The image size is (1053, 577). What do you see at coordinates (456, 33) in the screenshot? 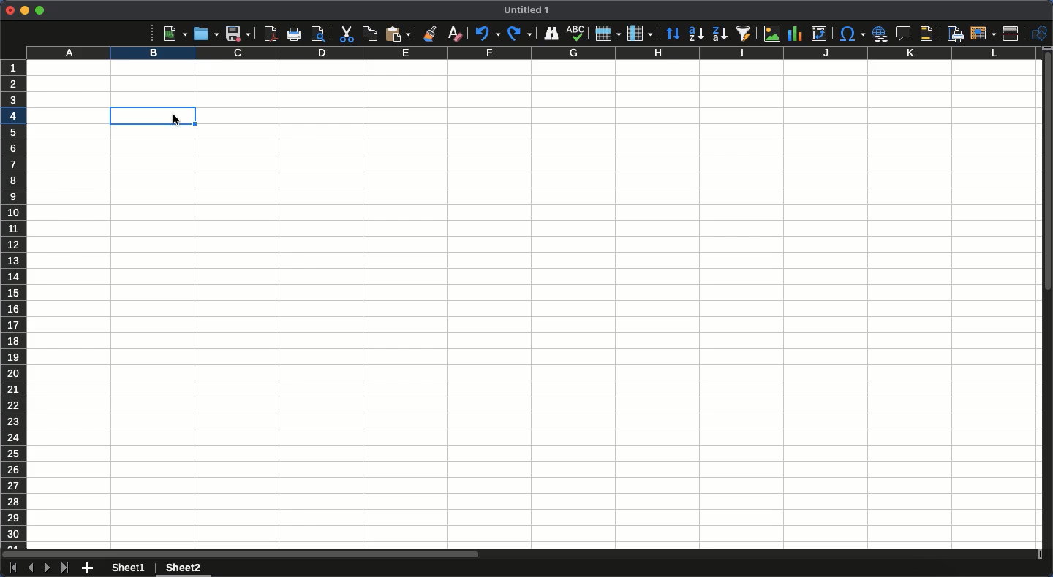
I see `Clear formatting` at bounding box center [456, 33].